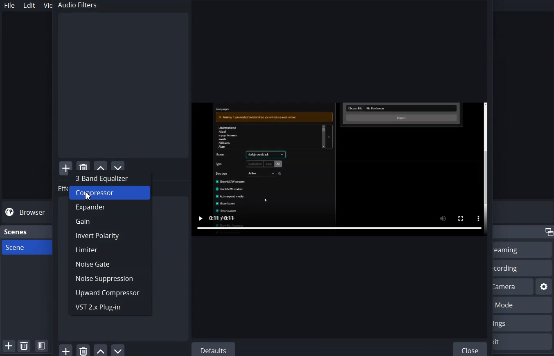 The height and width of the screenshot is (356, 554). I want to click on cursor, so click(90, 196).